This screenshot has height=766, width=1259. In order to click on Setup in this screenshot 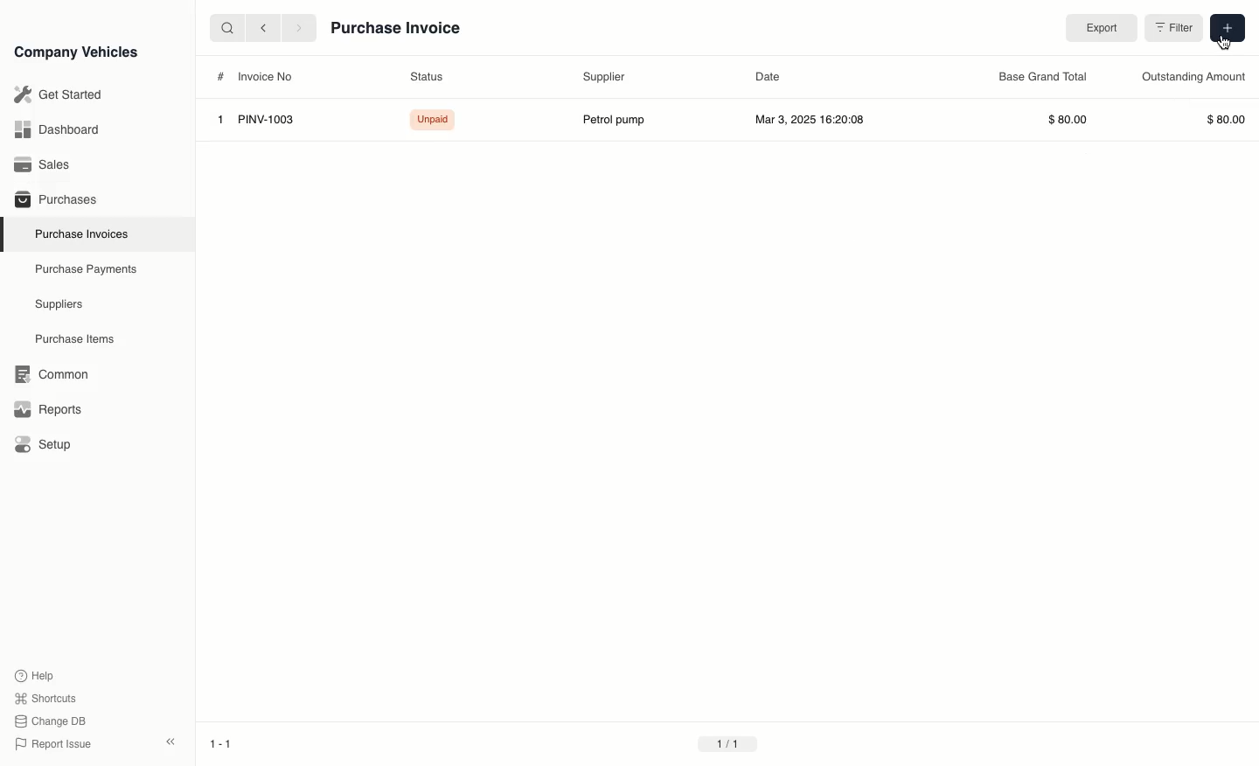, I will do `click(46, 445)`.